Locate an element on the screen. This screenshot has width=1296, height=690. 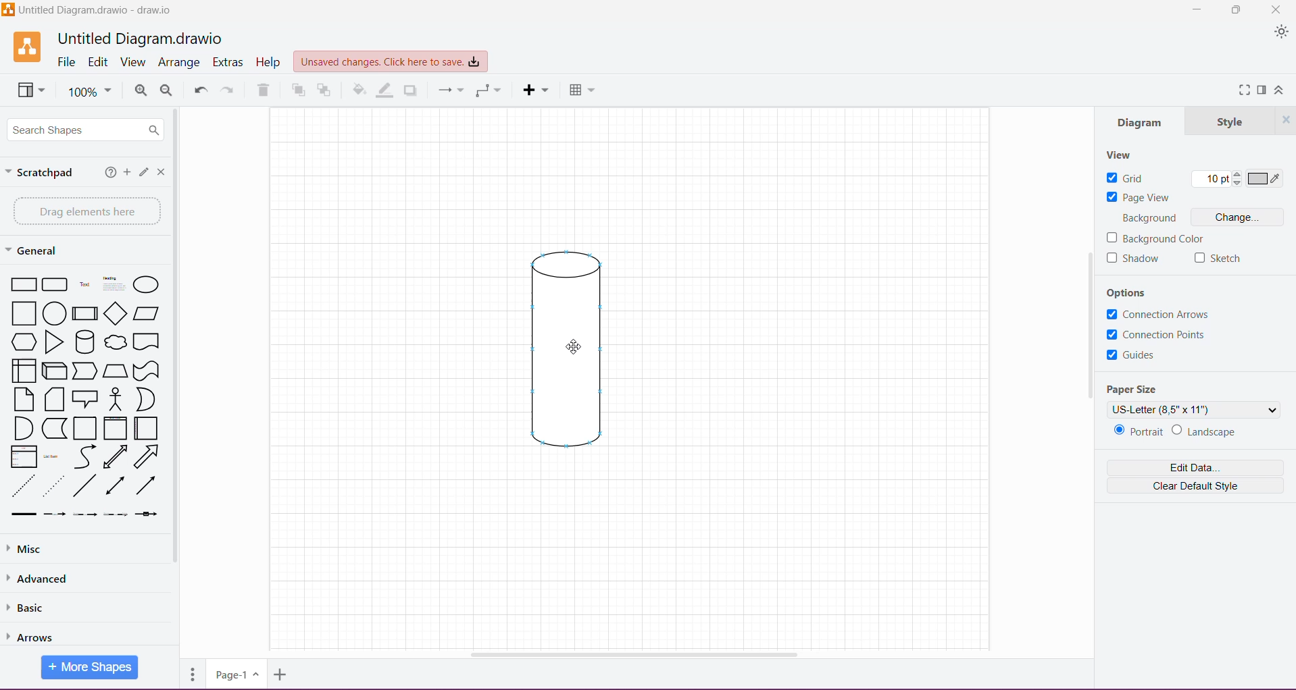
To front is located at coordinates (296, 92).